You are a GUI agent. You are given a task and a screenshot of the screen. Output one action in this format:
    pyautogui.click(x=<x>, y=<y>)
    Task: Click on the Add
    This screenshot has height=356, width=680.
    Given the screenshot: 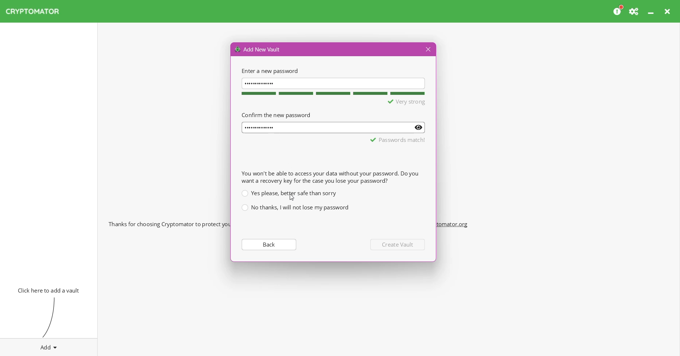 What is the action you would take?
    pyautogui.click(x=49, y=346)
    